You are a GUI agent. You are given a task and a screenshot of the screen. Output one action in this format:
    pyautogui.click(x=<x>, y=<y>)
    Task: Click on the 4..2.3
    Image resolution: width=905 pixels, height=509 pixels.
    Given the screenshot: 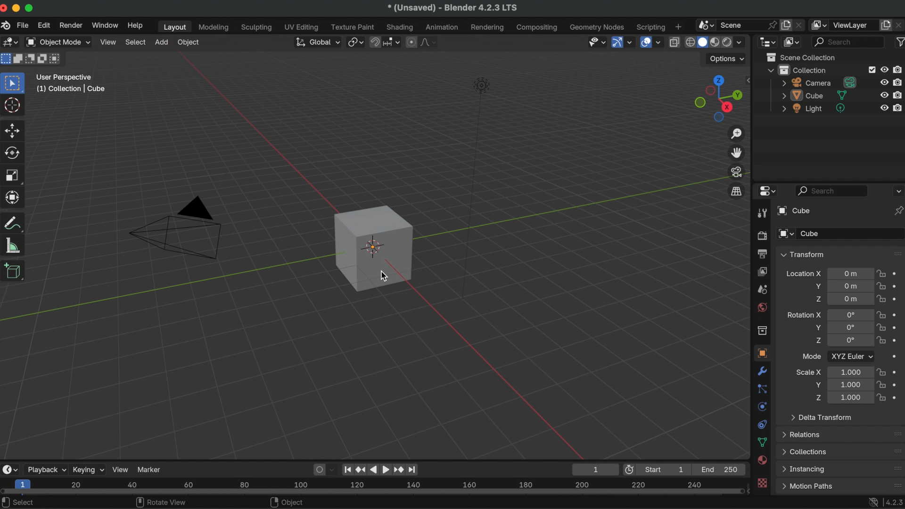 What is the action you would take?
    pyautogui.click(x=894, y=501)
    